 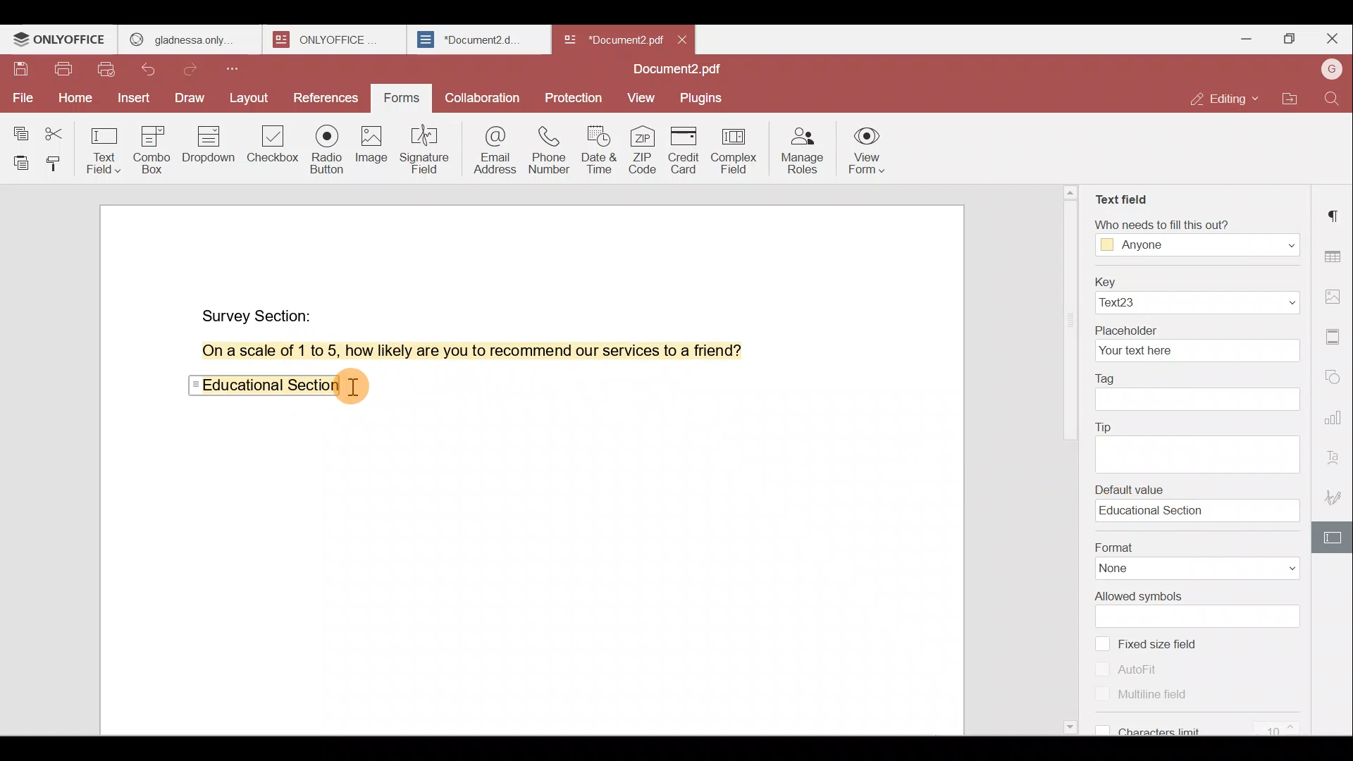 I want to click on Header & footer settings, so click(x=1336, y=335).